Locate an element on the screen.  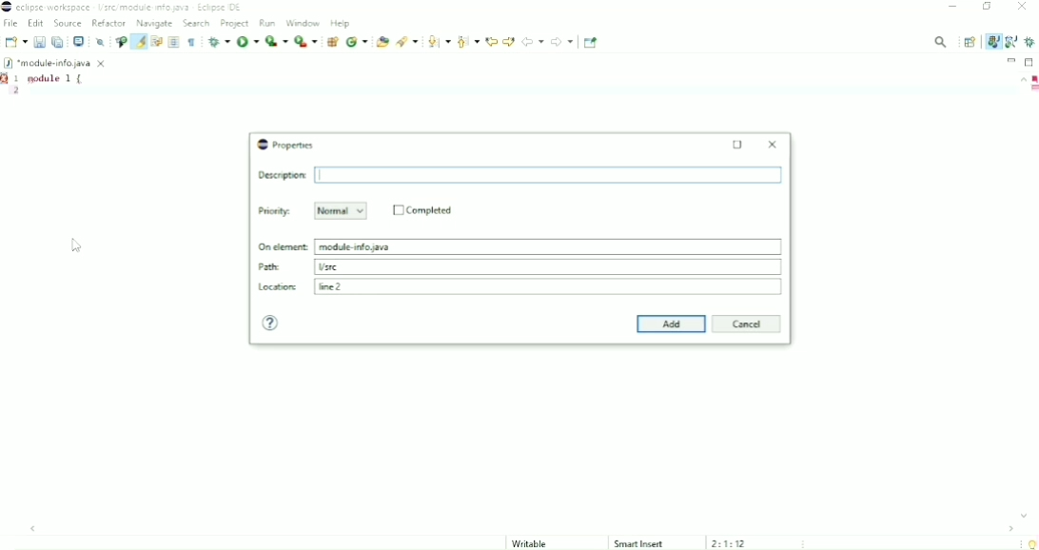
Next annotation is located at coordinates (438, 42).